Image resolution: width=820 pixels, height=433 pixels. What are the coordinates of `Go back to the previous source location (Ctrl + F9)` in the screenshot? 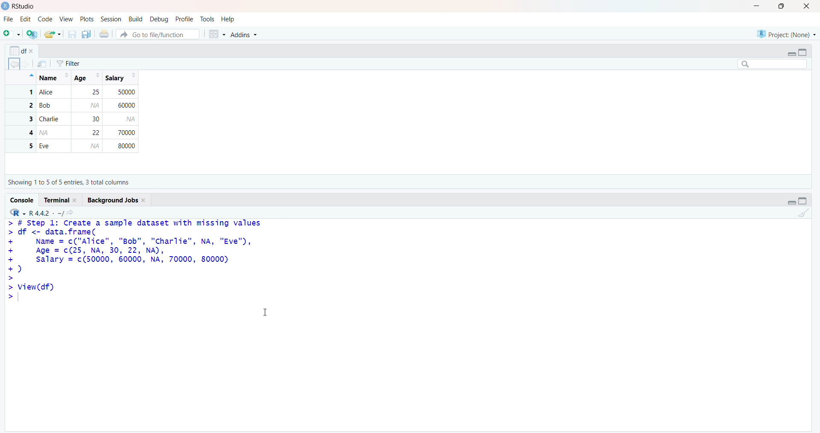 It's located at (12, 65).